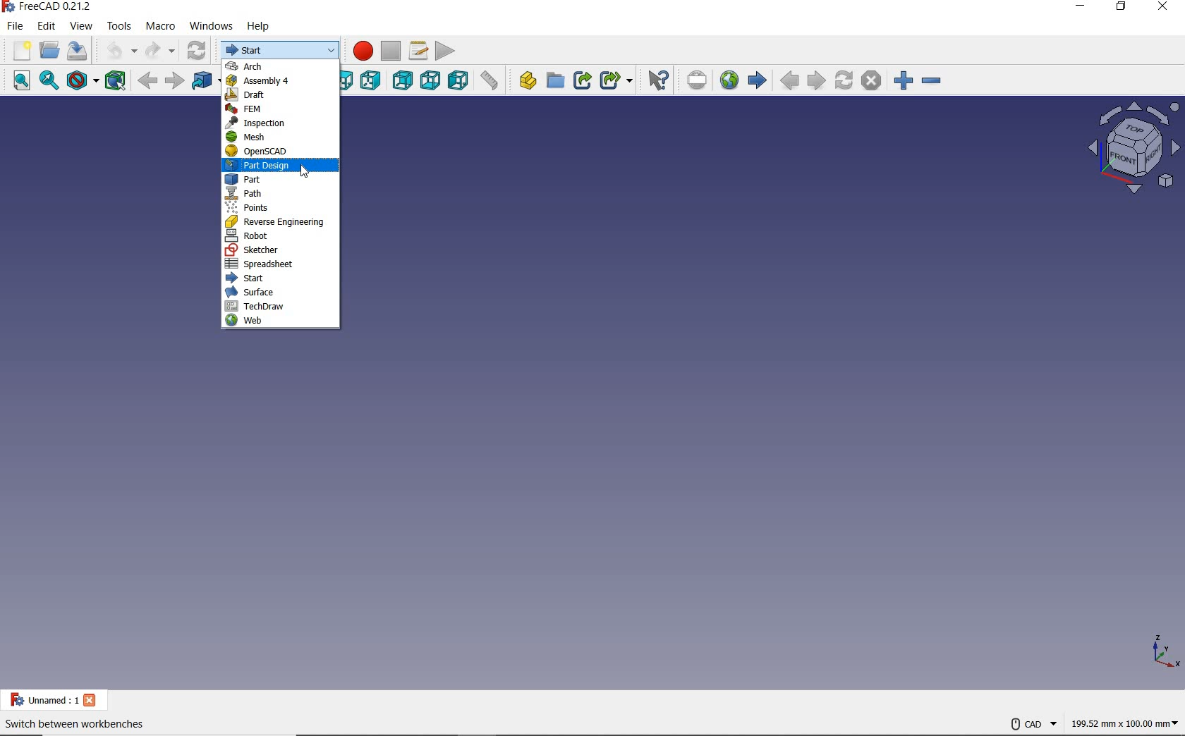 The height and width of the screenshot is (736, 1185). I want to click on MACRO RECORDING, so click(360, 50).